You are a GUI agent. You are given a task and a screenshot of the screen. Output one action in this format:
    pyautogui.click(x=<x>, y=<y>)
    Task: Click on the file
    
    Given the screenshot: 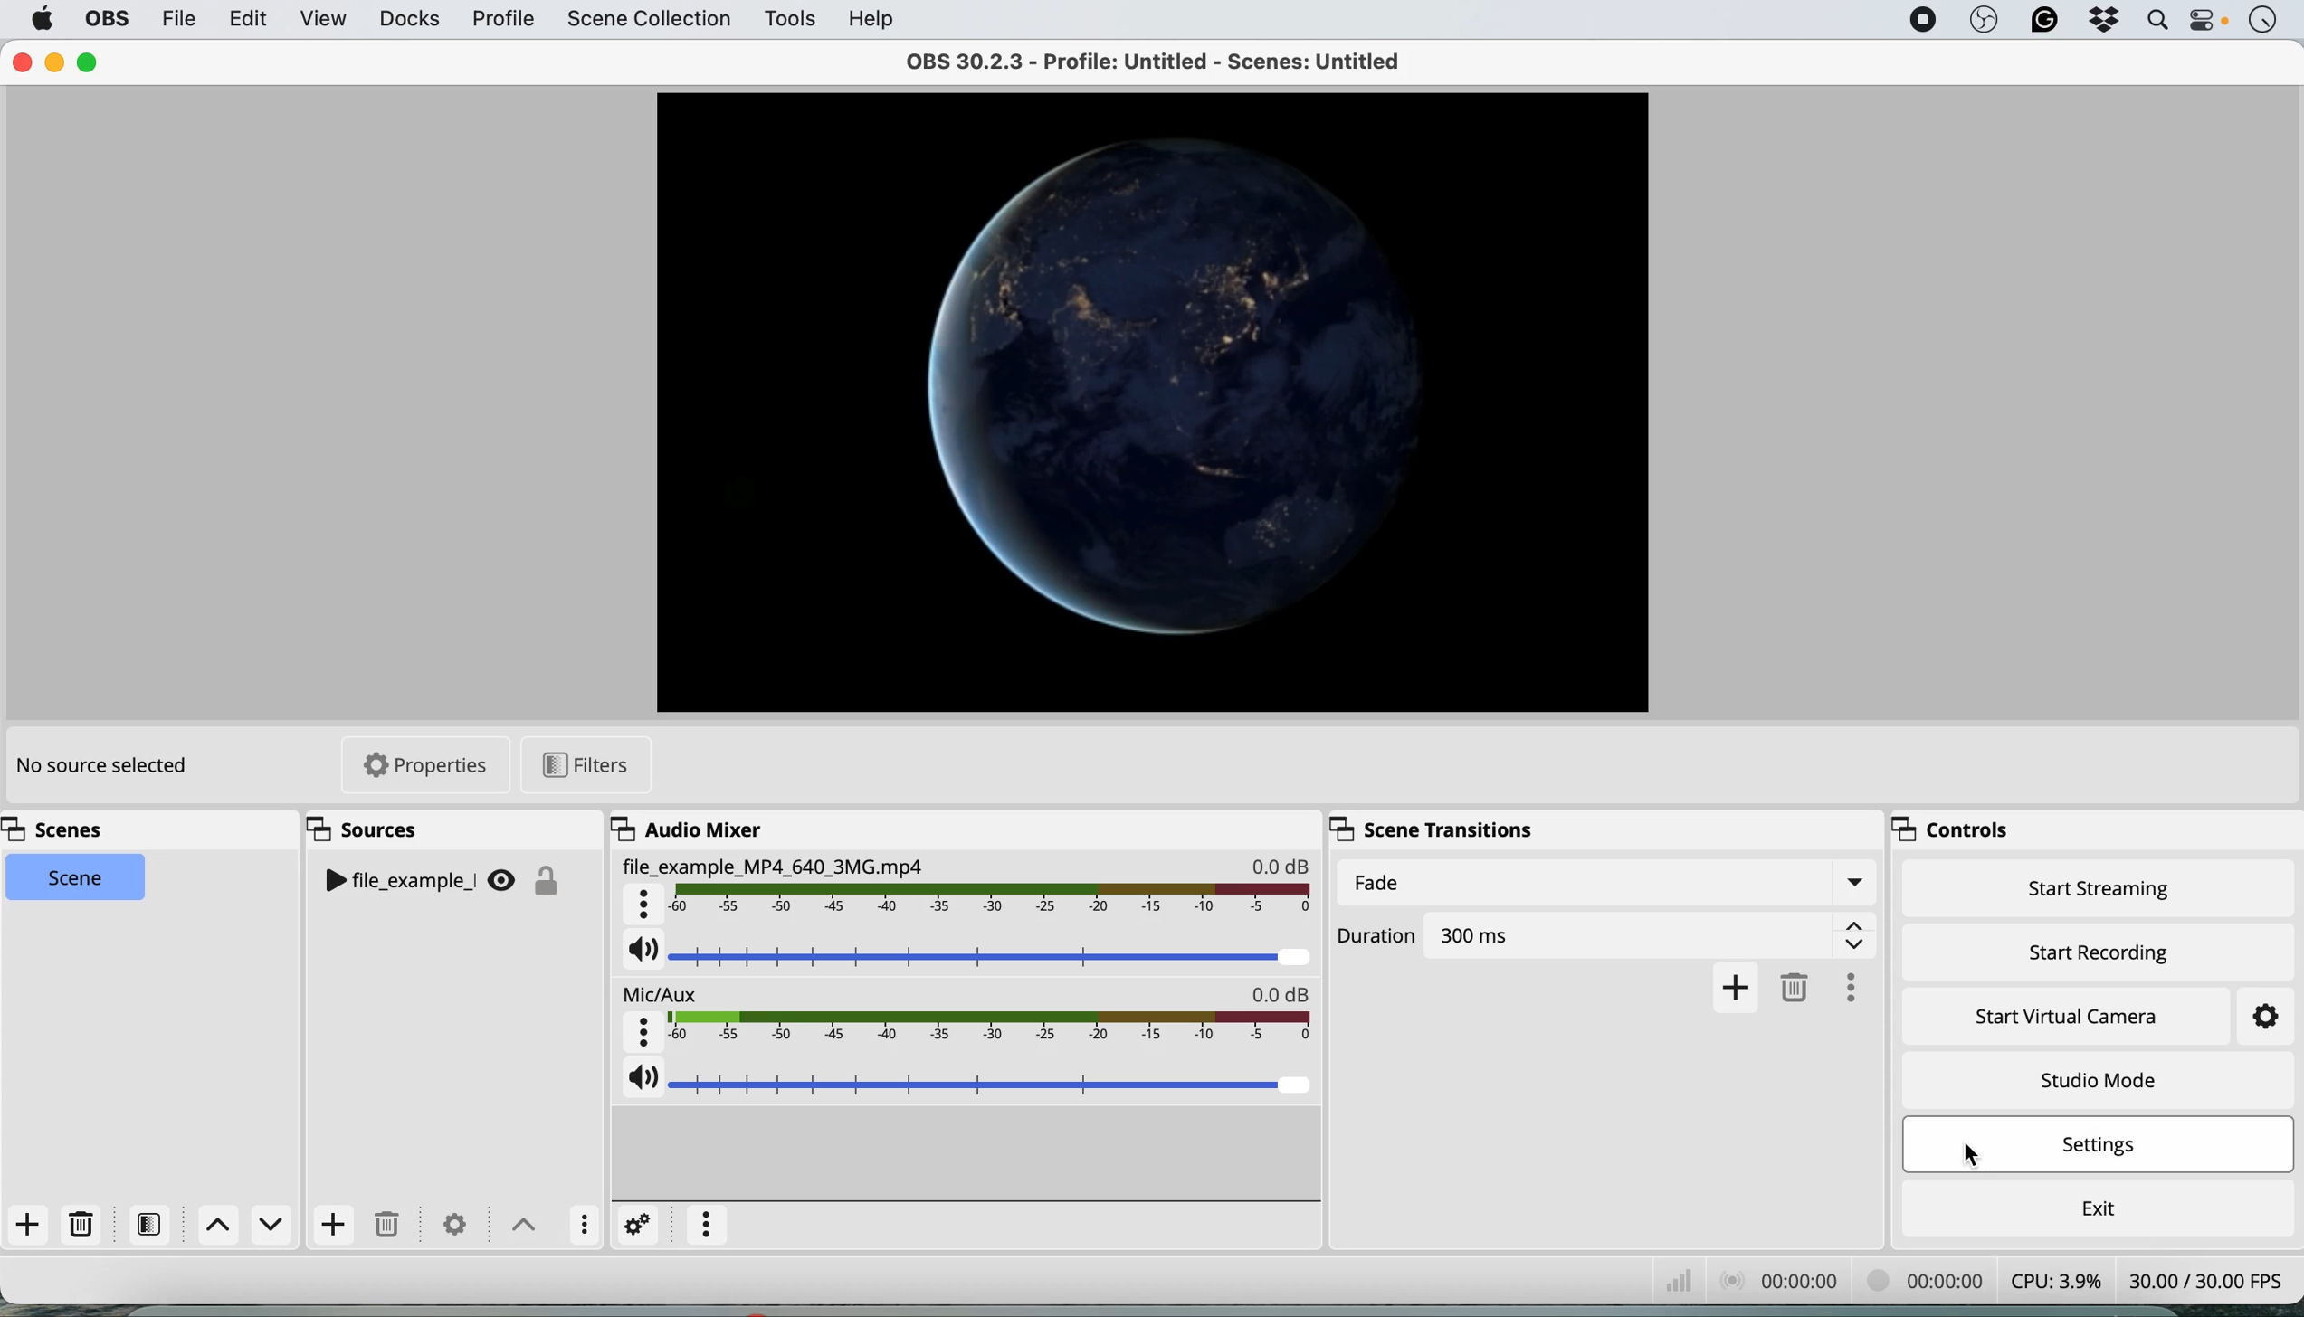 What is the action you would take?
    pyautogui.click(x=177, y=18)
    